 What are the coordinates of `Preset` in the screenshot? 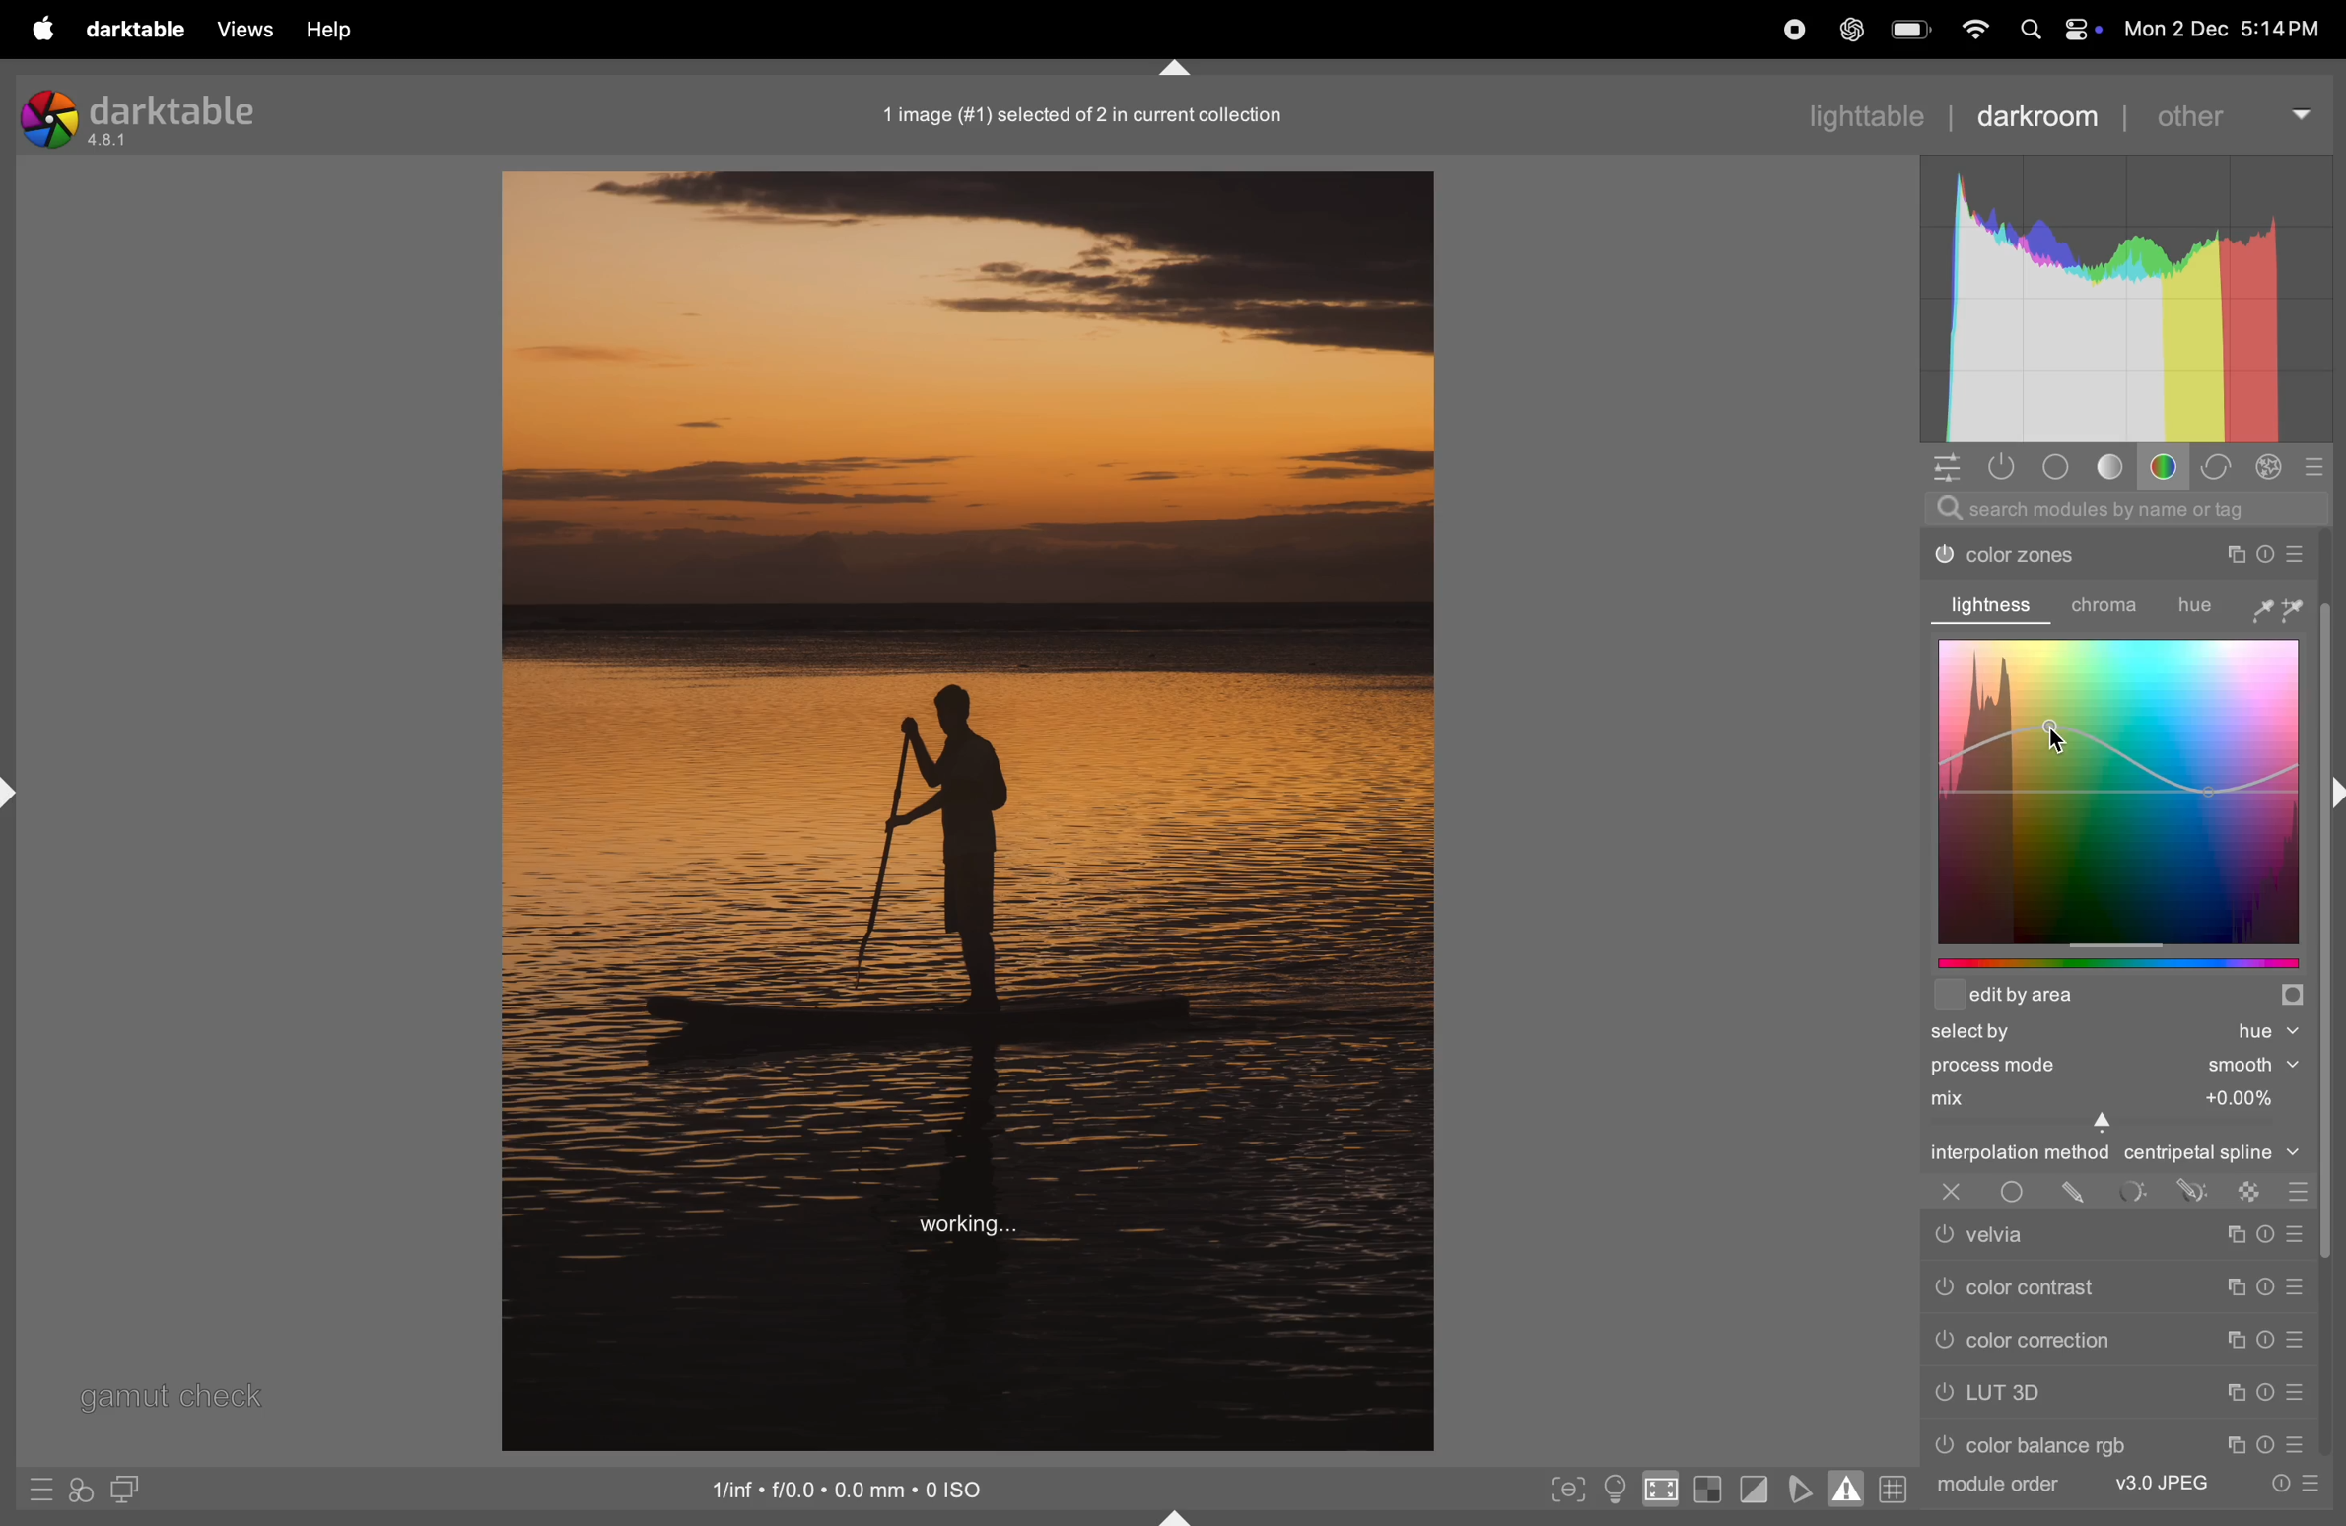 It's located at (2298, 1233).